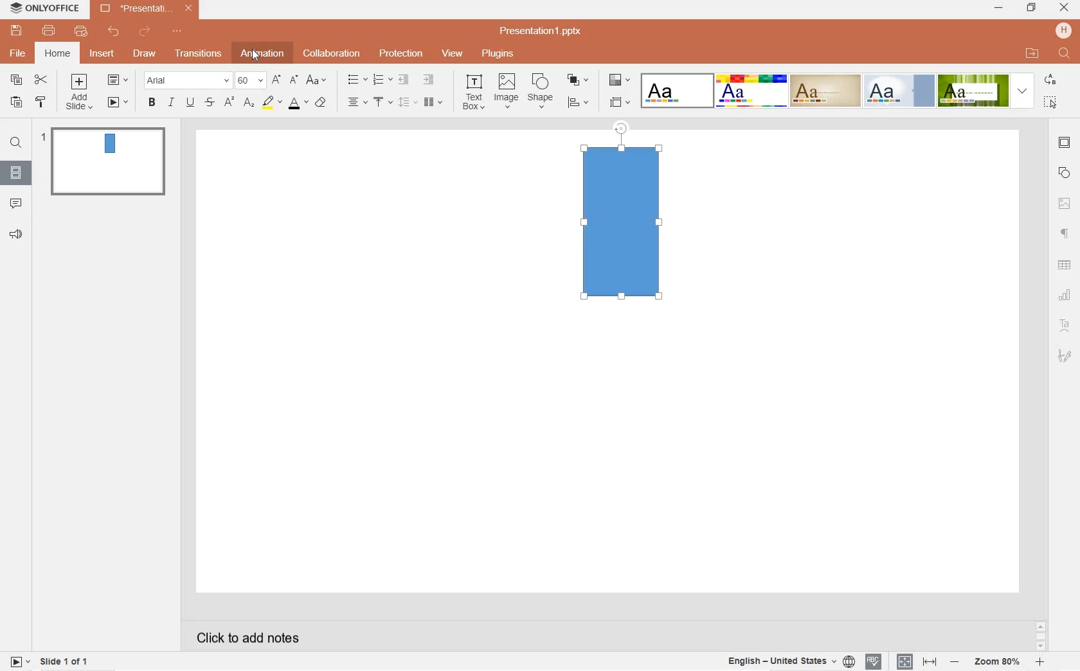 The width and height of the screenshot is (1080, 671). I want to click on animation, so click(263, 54).